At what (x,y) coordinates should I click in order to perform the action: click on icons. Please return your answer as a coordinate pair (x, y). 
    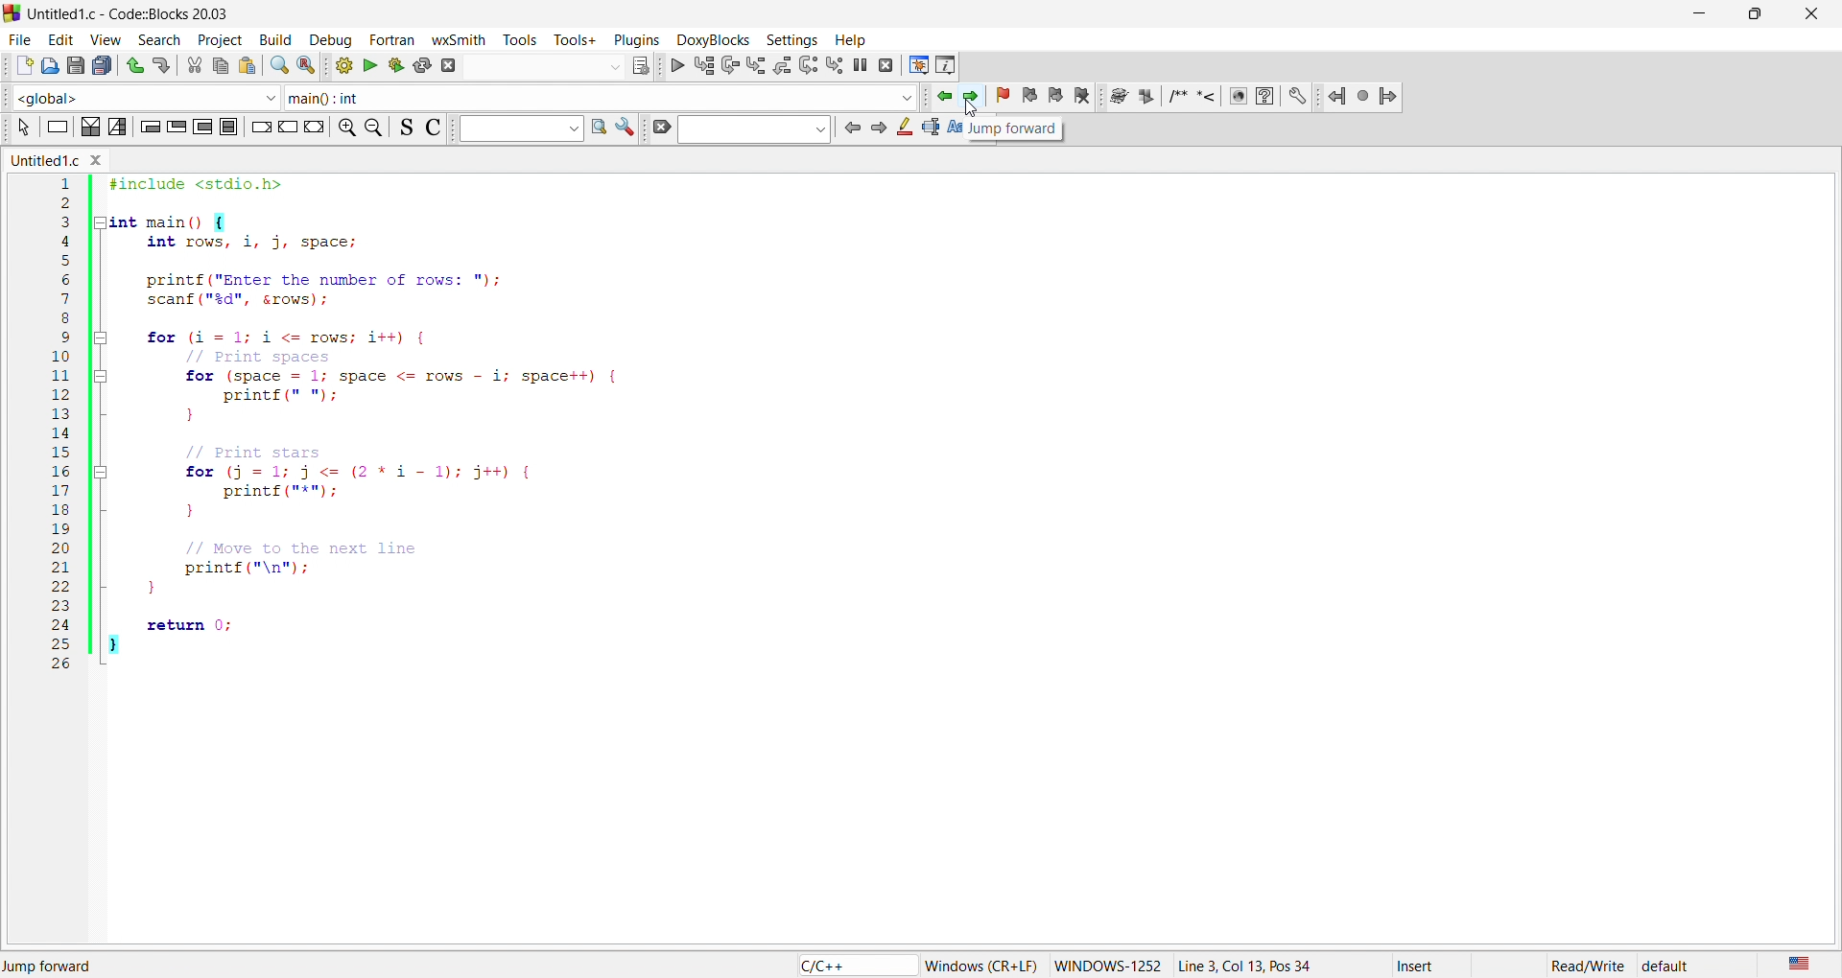
    Looking at the image, I should click on (643, 65).